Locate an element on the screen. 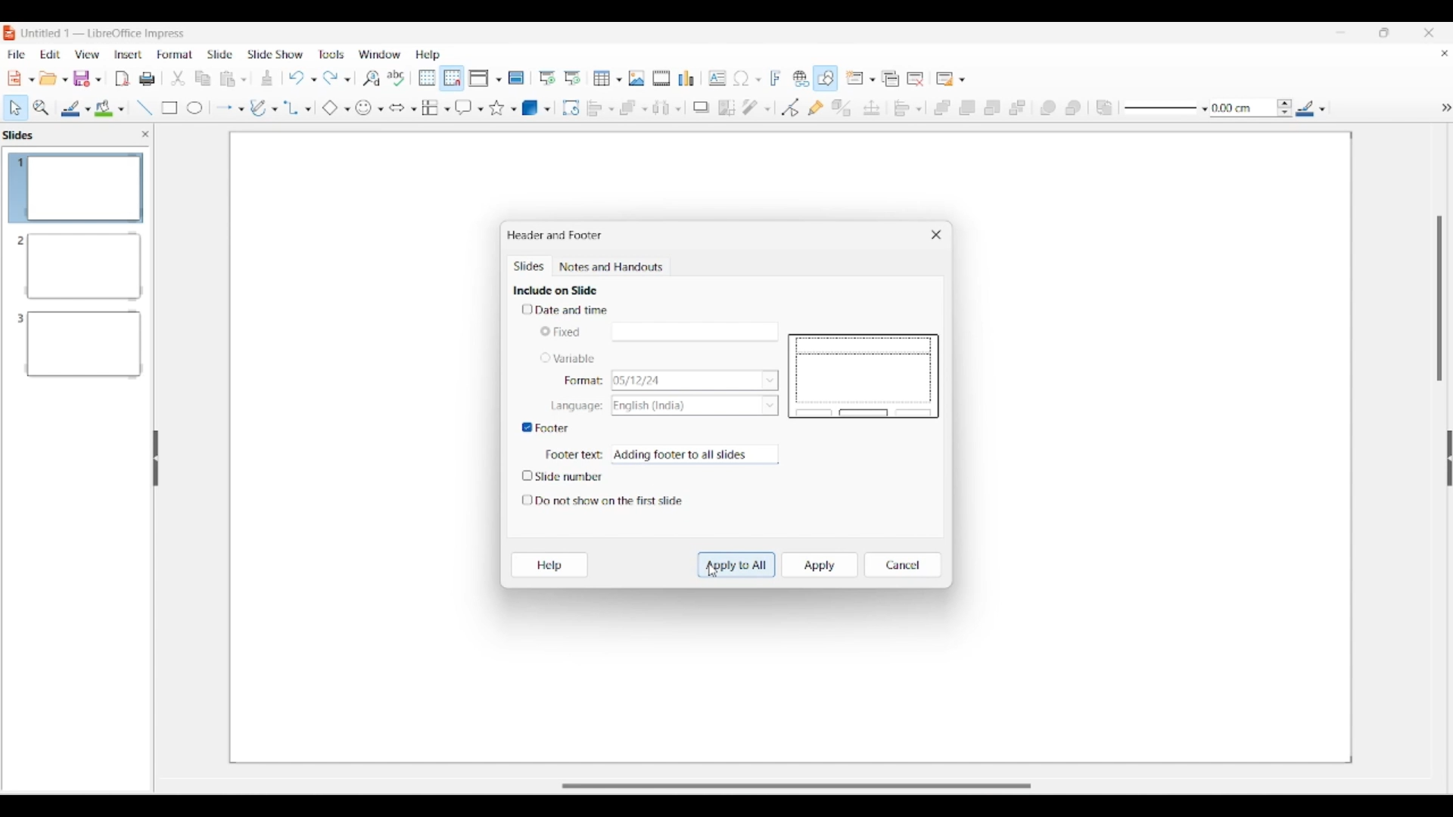 Image resolution: width=1453 pixels, height=817 pixels. Indicates language options is located at coordinates (575, 407).